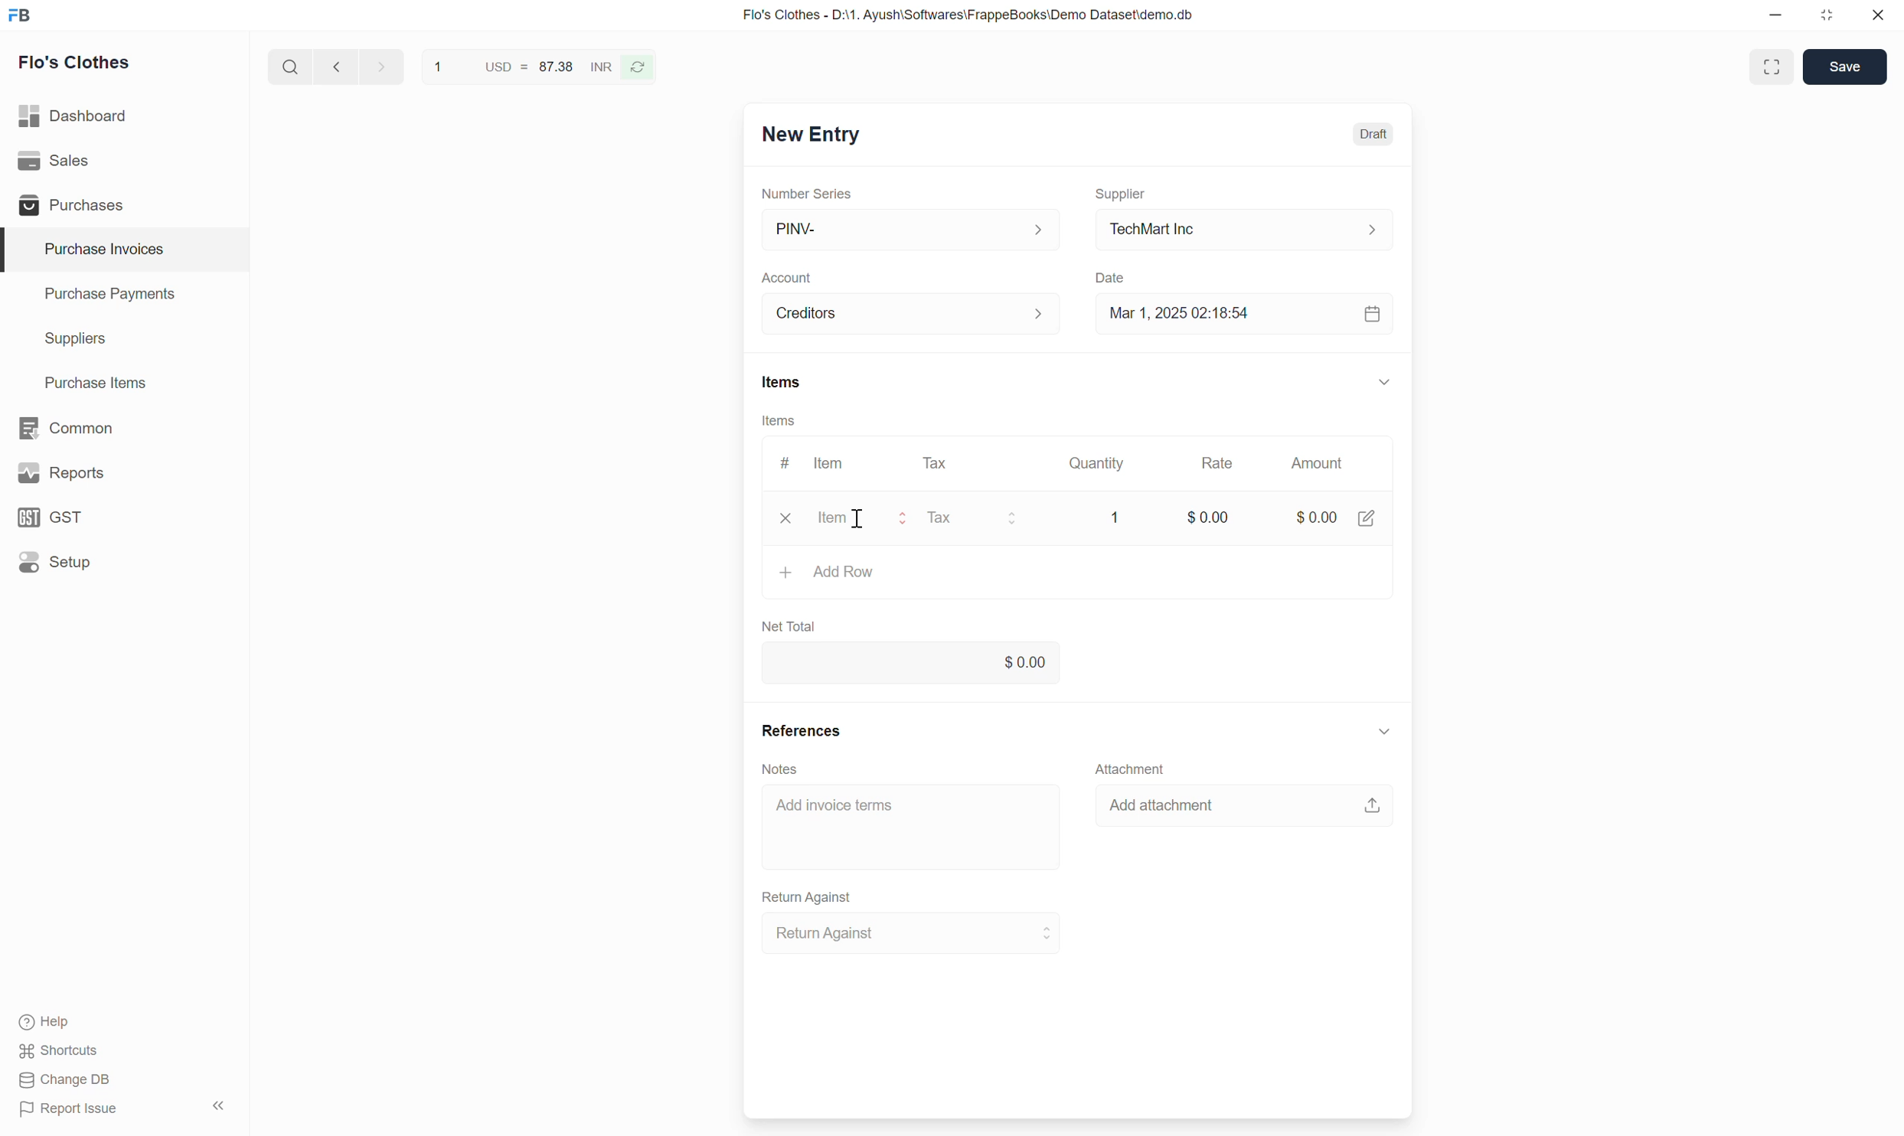 This screenshot has height=1136, width=1904. What do you see at coordinates (1384, 381) in the screenshot?
I see `Collapse` at bounding box center [1384, 381].